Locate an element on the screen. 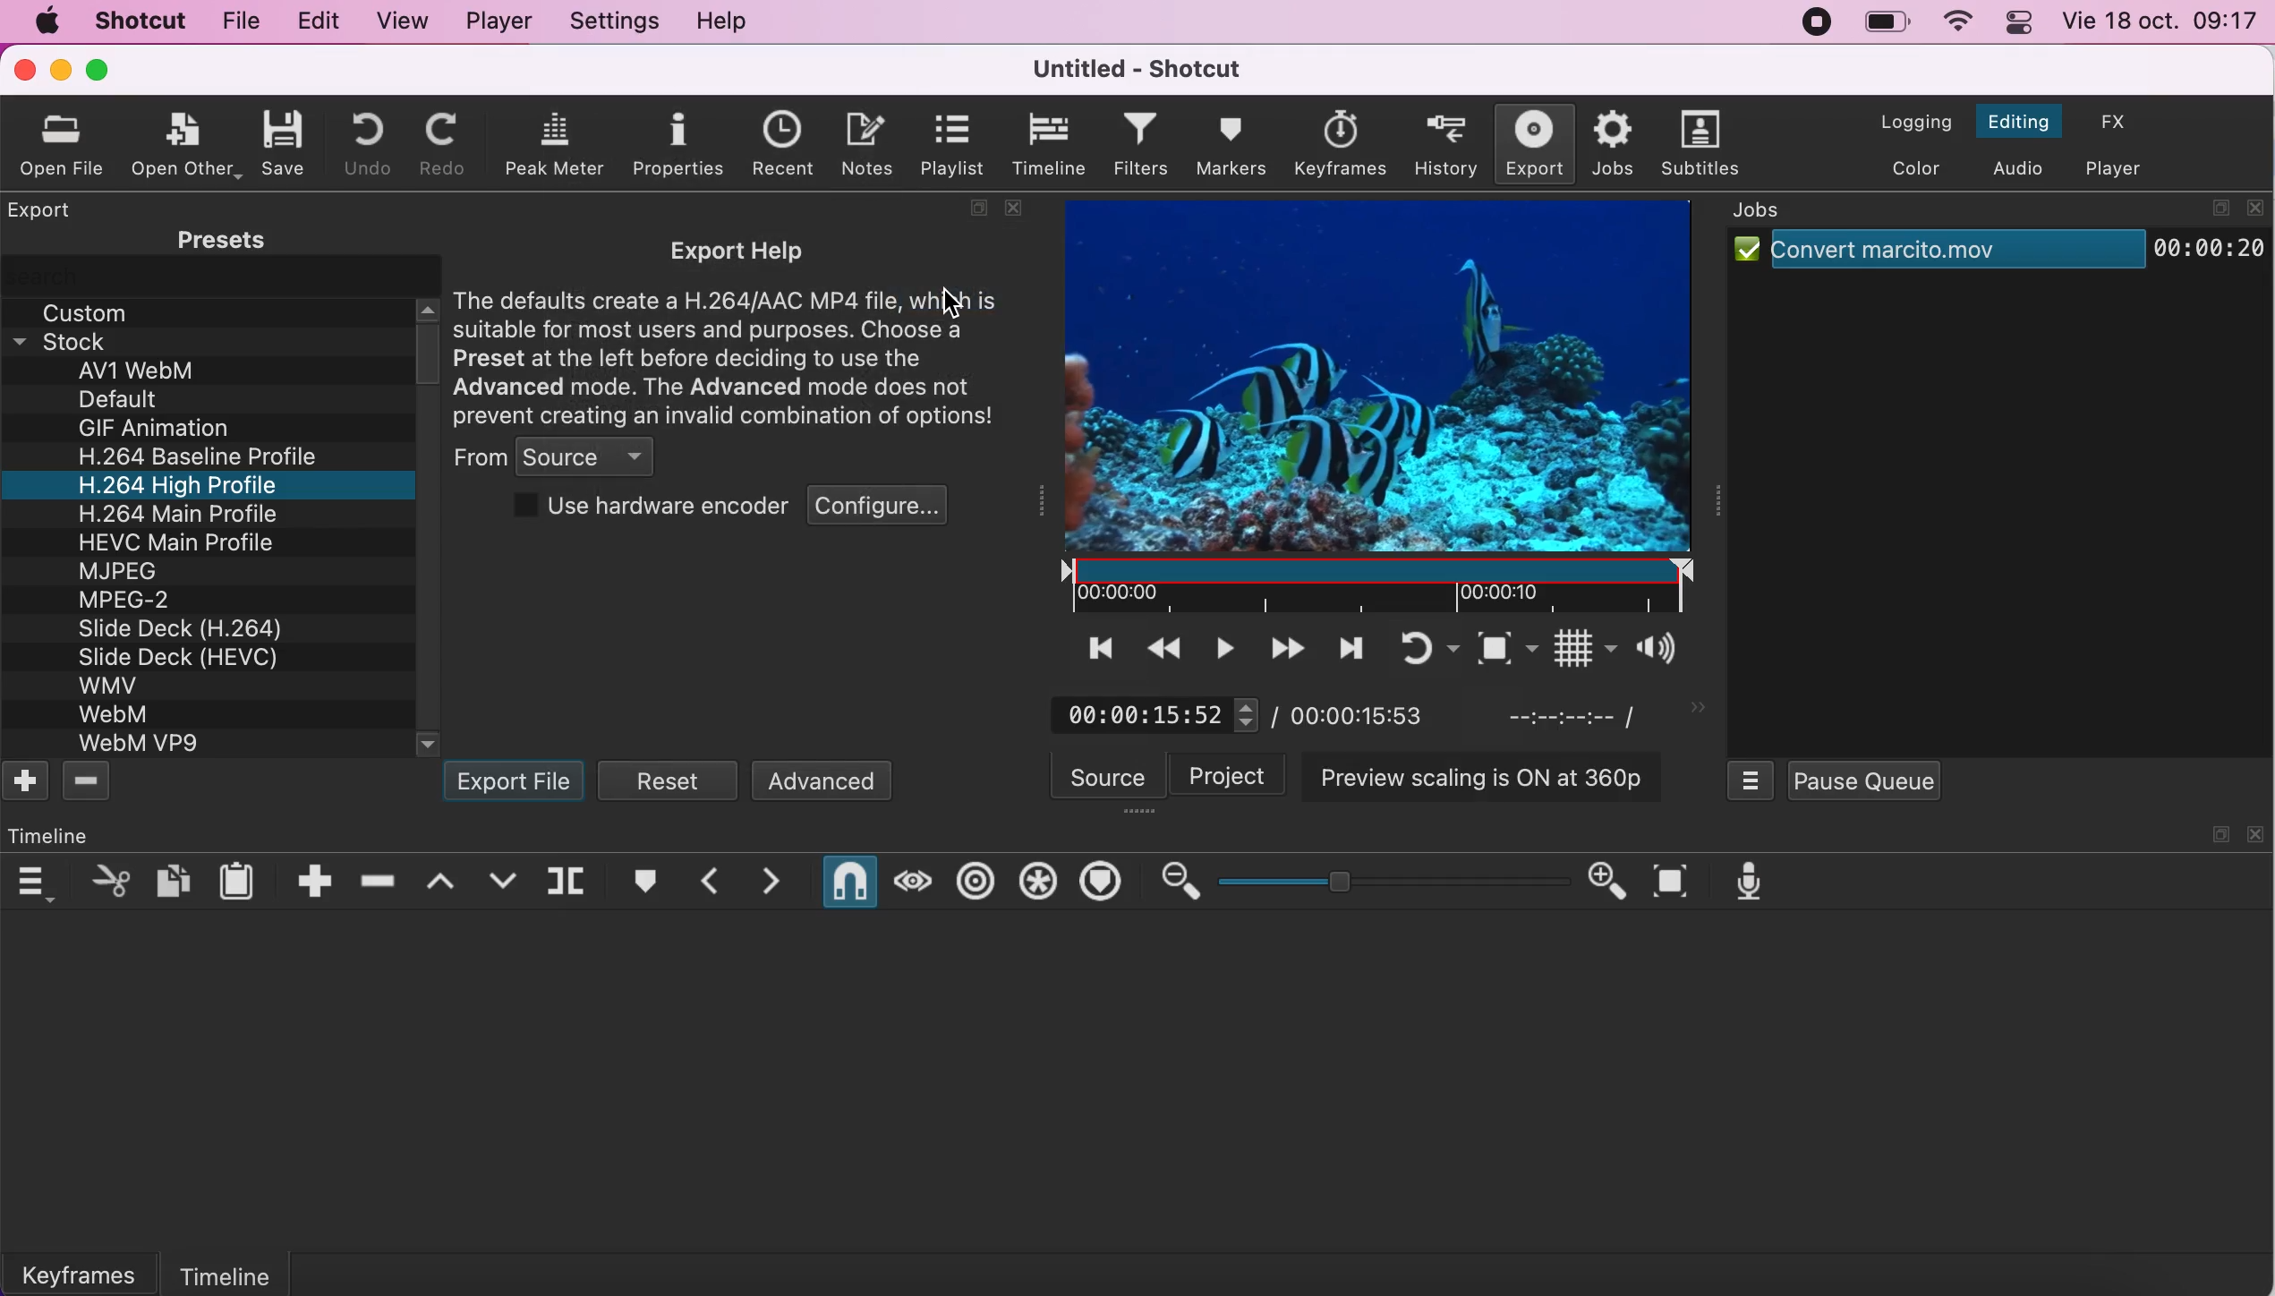 The width and height of the screenshot is (2275, 1296). player is located at coordinates (495, 20).